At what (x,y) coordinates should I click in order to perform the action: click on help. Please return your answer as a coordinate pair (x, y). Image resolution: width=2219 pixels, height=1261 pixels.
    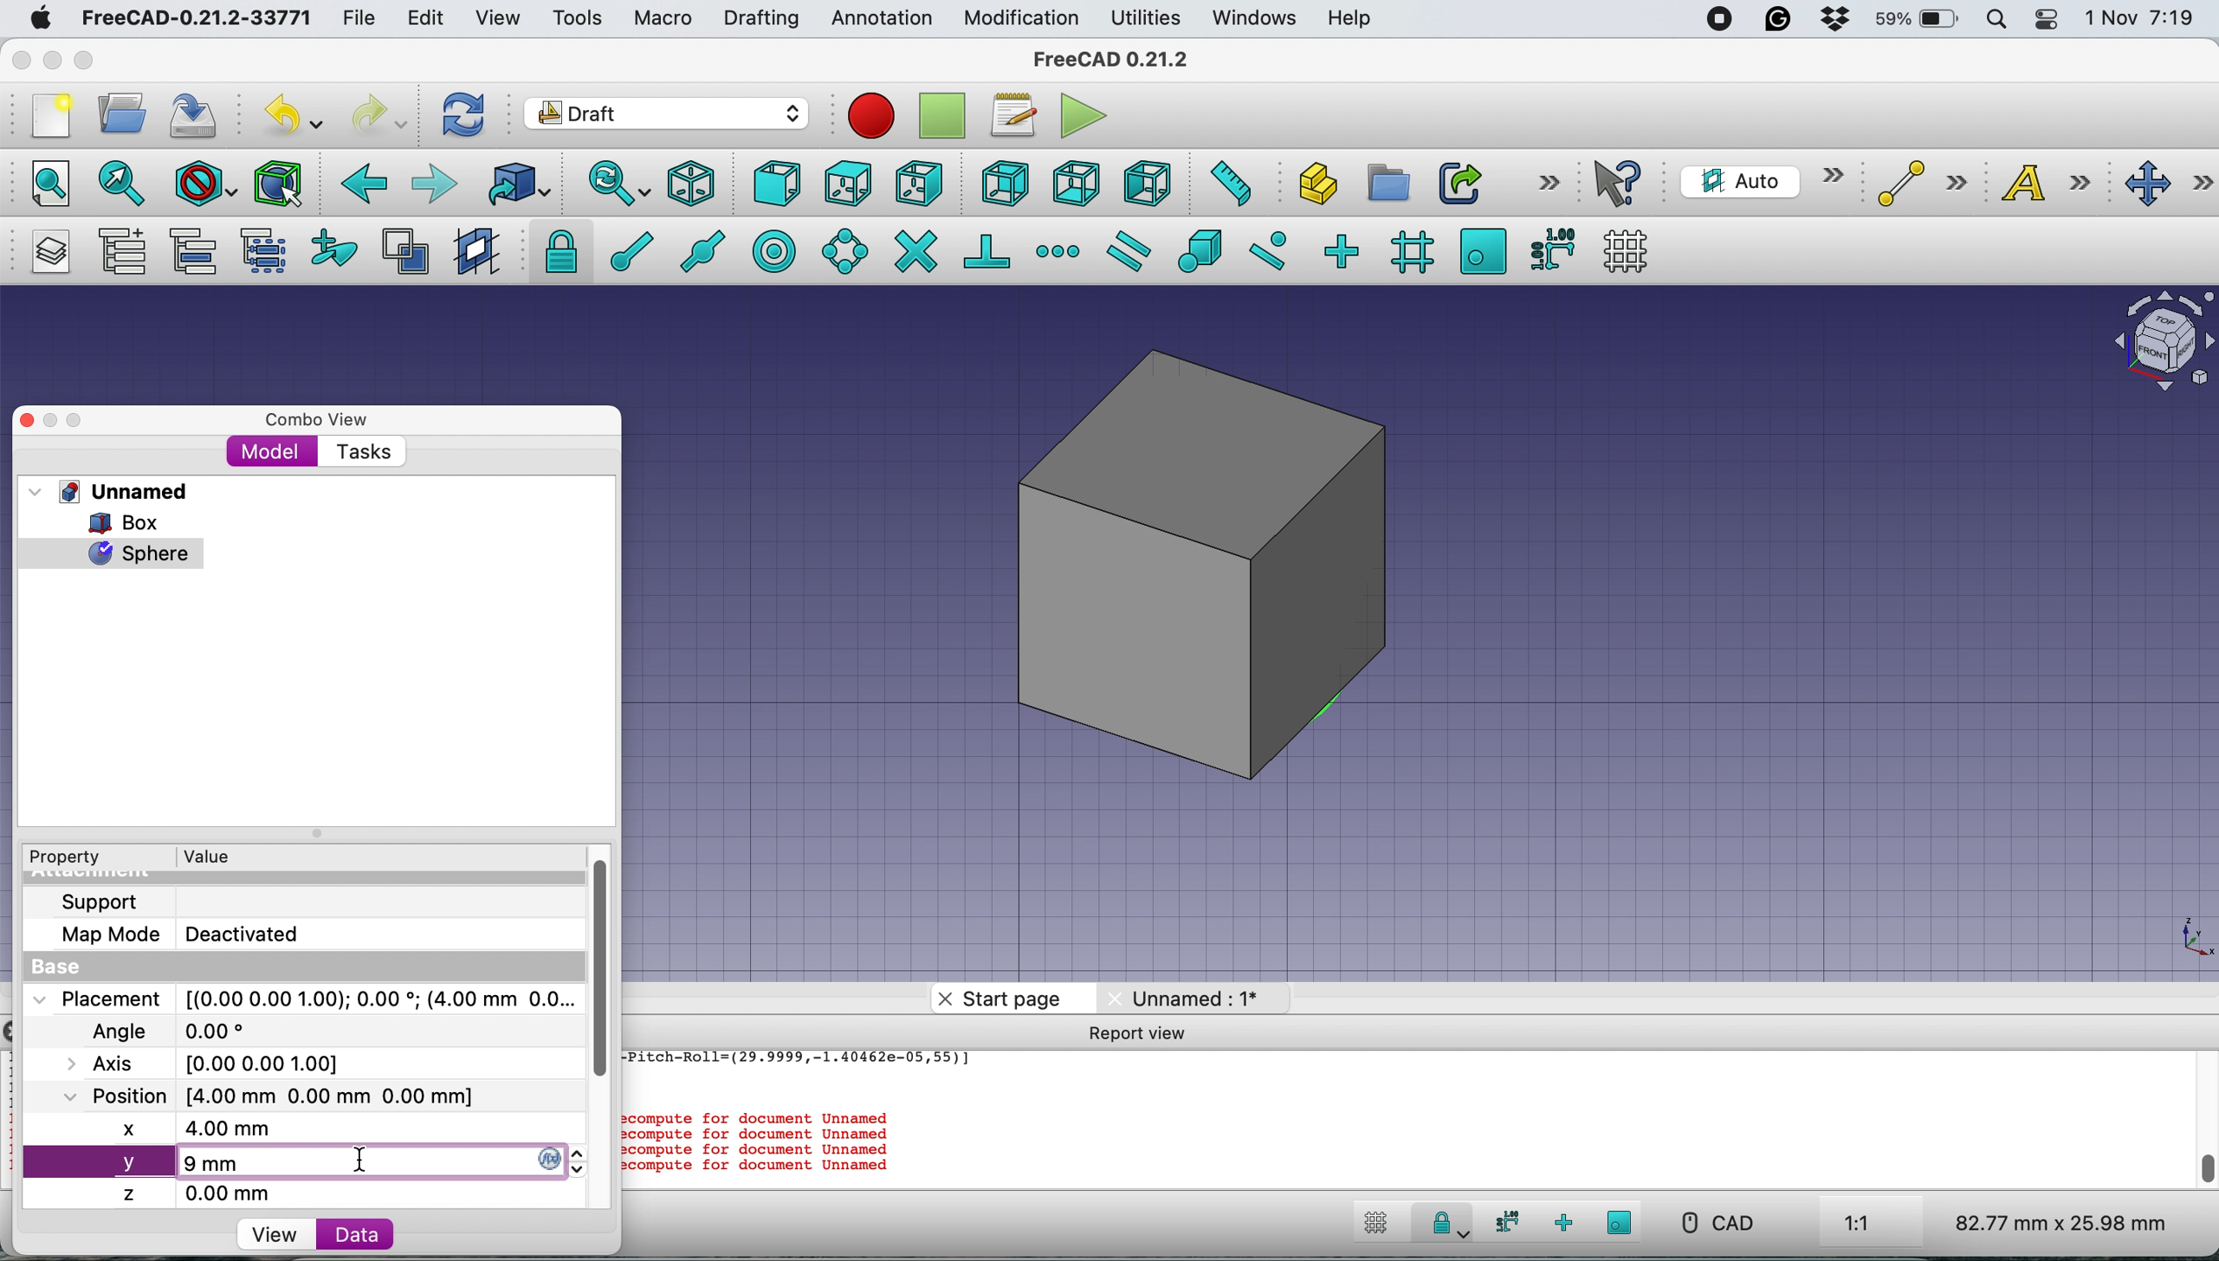
    Looking at the image, I should click on (1351, 20).